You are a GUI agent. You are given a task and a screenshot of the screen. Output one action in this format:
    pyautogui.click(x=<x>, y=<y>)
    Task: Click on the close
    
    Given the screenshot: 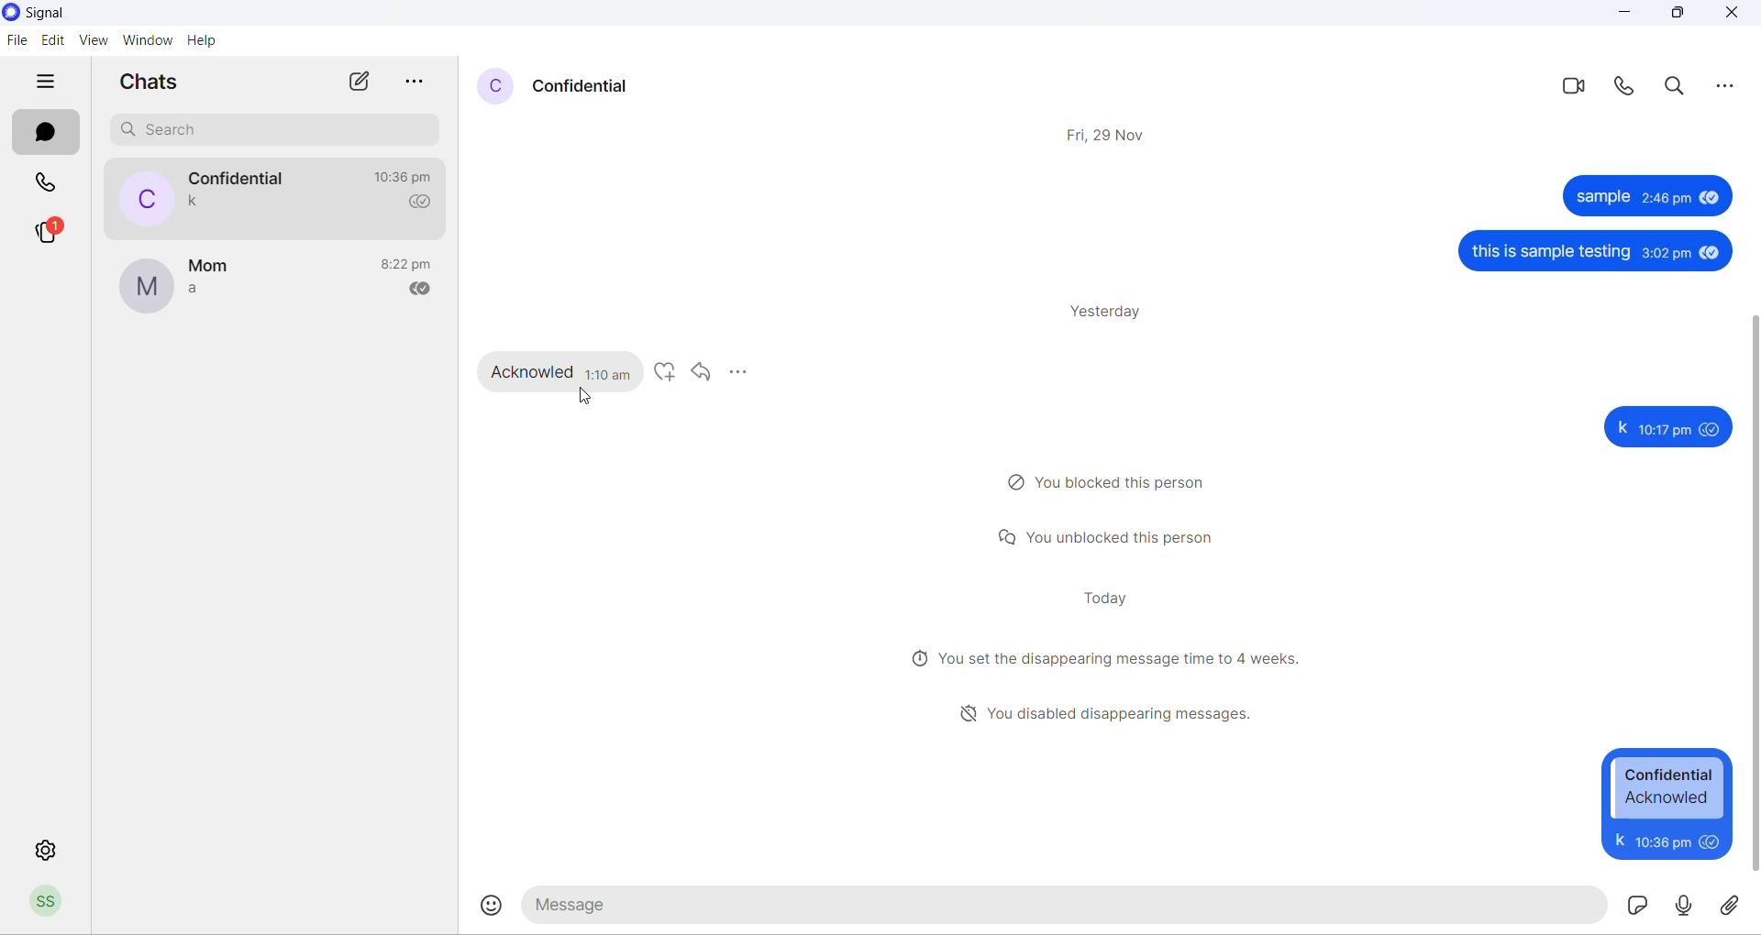 What is the action you would take?
    pyautogui.click(x=1732, y=14)
    